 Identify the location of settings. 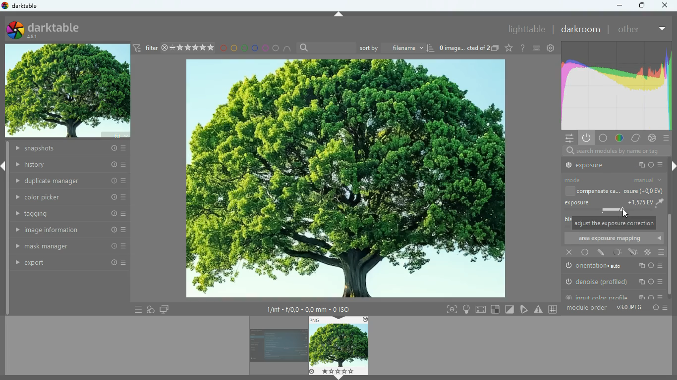
(568, 138).